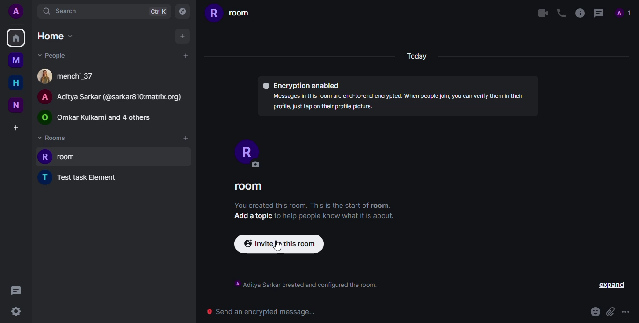  I want to click on to help people know what it is about., so click(336, 215).